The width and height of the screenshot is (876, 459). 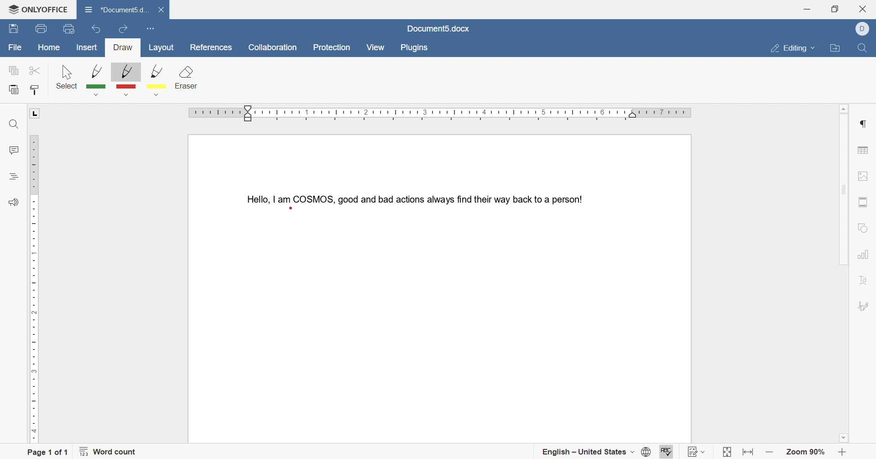 I want to click on paragraph settings, so click(x=865, y=124).